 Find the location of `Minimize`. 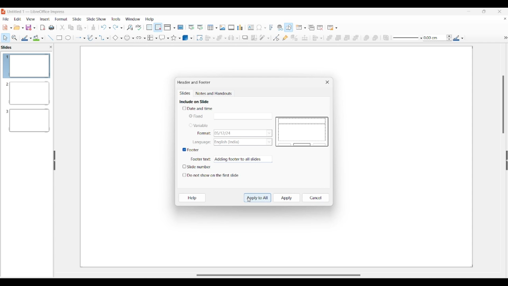

Minimize is located at coordinates (469, 11).